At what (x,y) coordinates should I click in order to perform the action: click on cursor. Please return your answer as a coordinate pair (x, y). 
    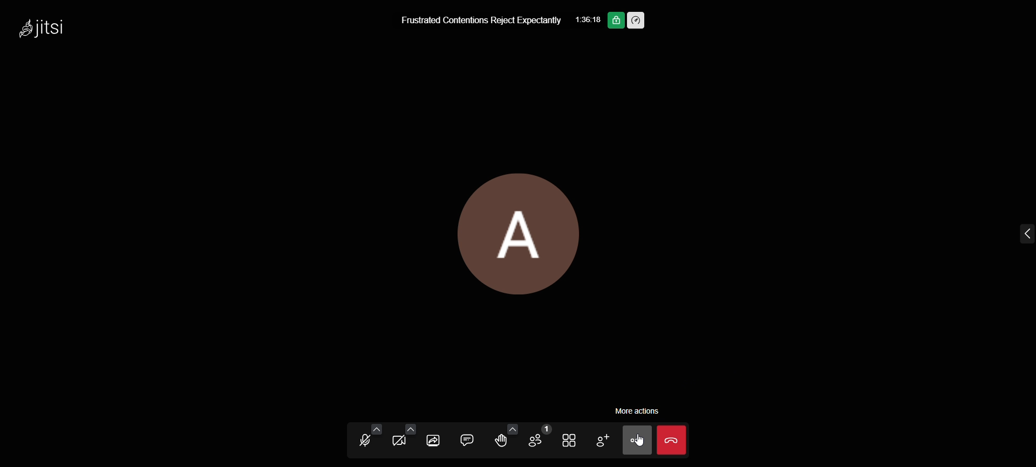
    Looking at the image, I should click on (643, 447).